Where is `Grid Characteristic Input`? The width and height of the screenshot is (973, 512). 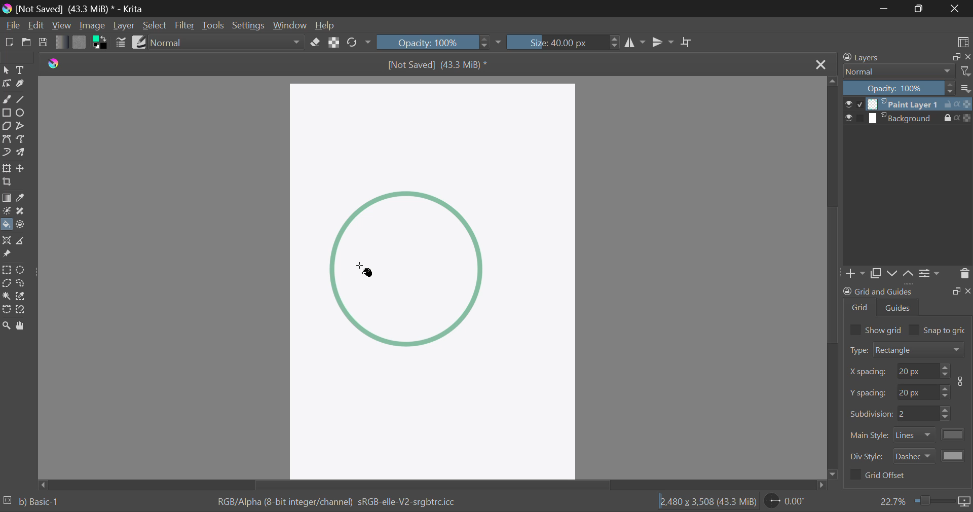
Grid Characteristic Input is located at coordinates (909, 414).